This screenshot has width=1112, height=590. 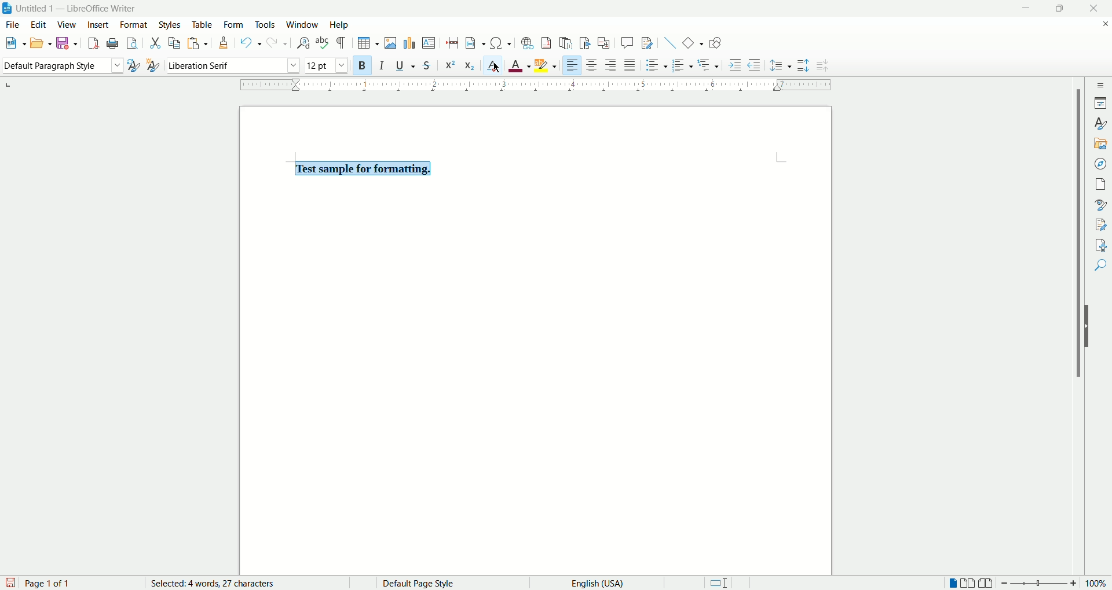 What do you see at coordinates (502, 43) in the screenshot?
I see `insert special character` at bounding box center [502, 43].